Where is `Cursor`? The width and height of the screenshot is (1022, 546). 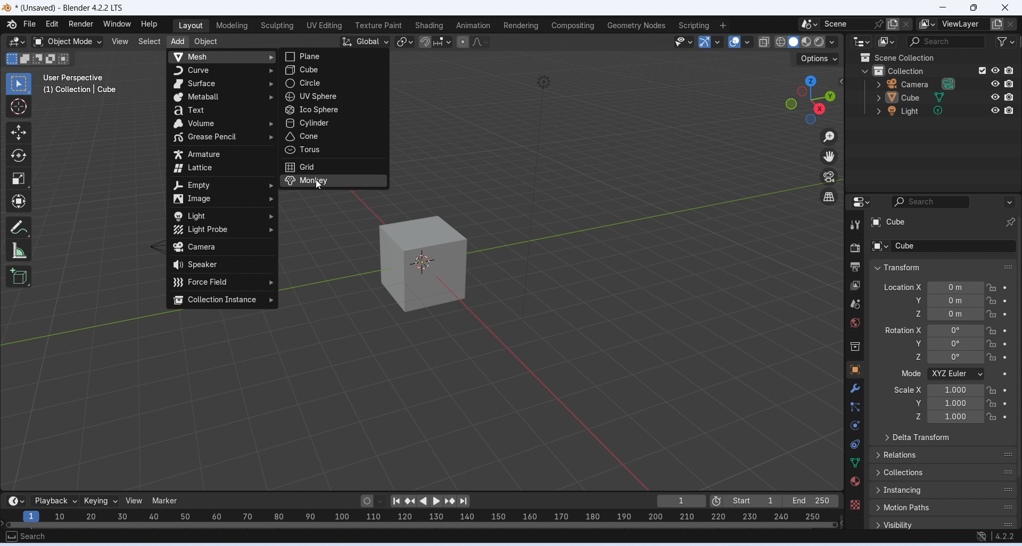 Cursor is located at coordinates (18, 106).